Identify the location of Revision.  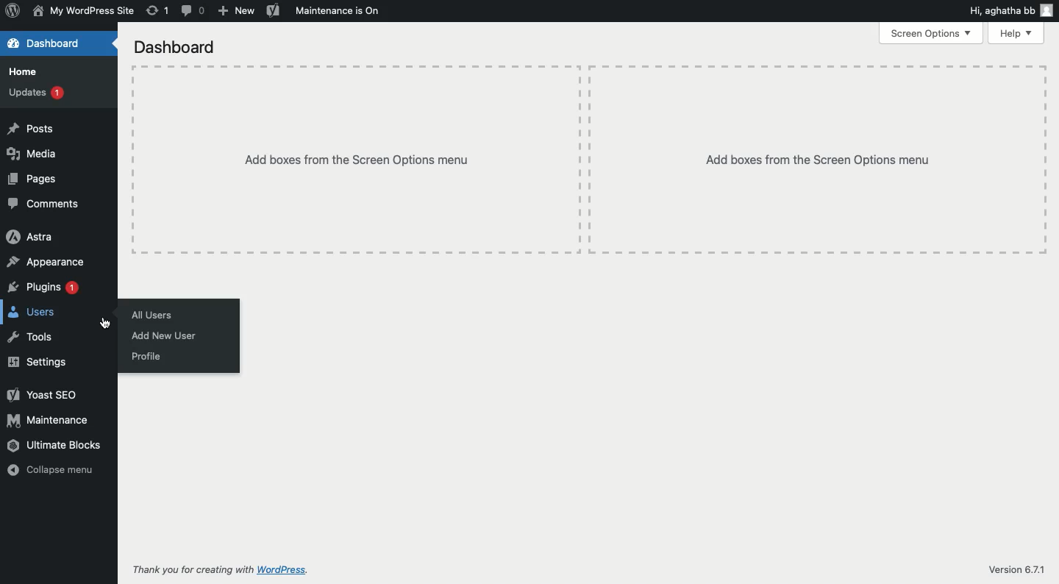
(157, 10).